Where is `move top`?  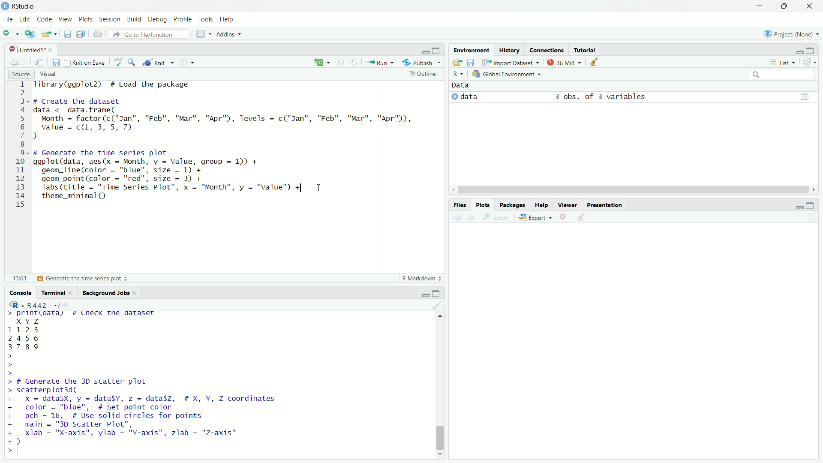
move top is located at coordinates (438, 317).